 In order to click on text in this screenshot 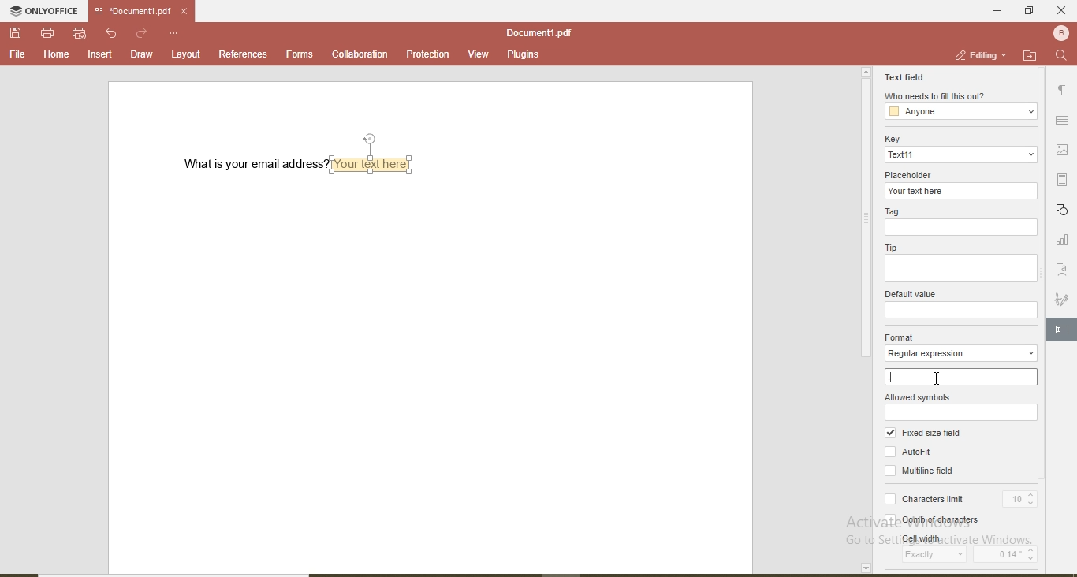, I will do `click(1063, 270)`.